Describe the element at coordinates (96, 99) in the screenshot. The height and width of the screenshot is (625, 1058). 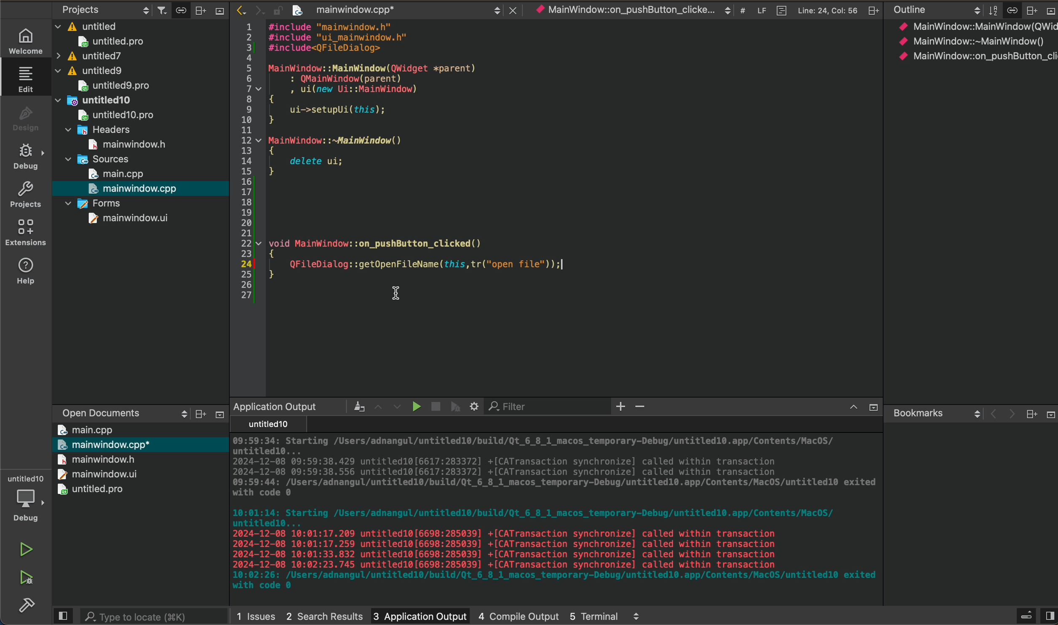
I see `untitled10` at that location.